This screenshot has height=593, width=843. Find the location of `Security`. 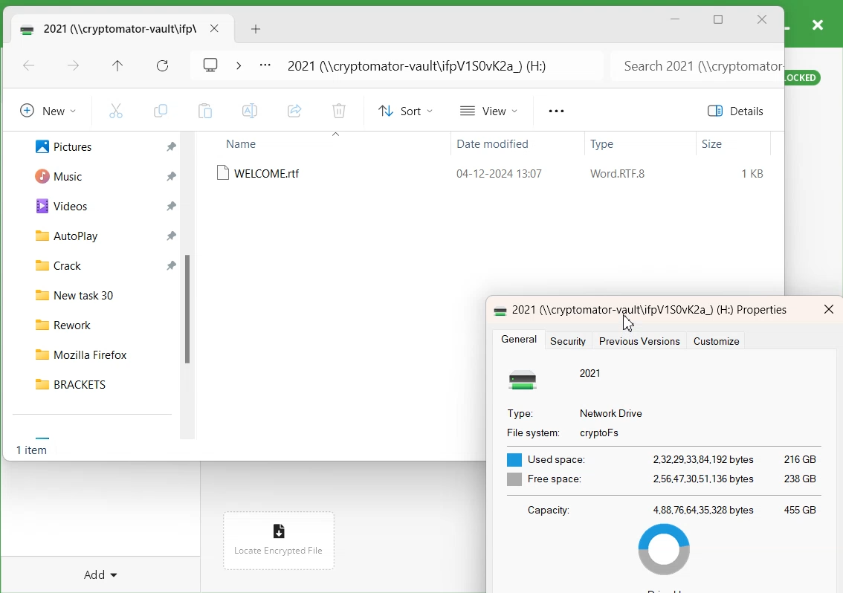

Security is located at coordinates (572, 341).